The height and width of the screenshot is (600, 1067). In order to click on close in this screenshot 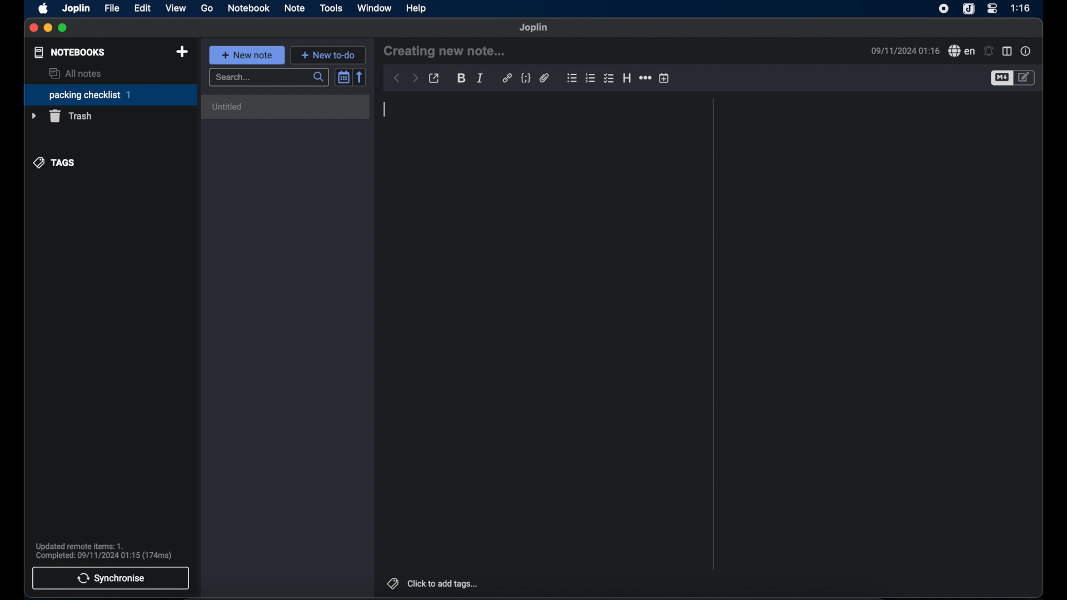, I will do `click(33, 28)`.